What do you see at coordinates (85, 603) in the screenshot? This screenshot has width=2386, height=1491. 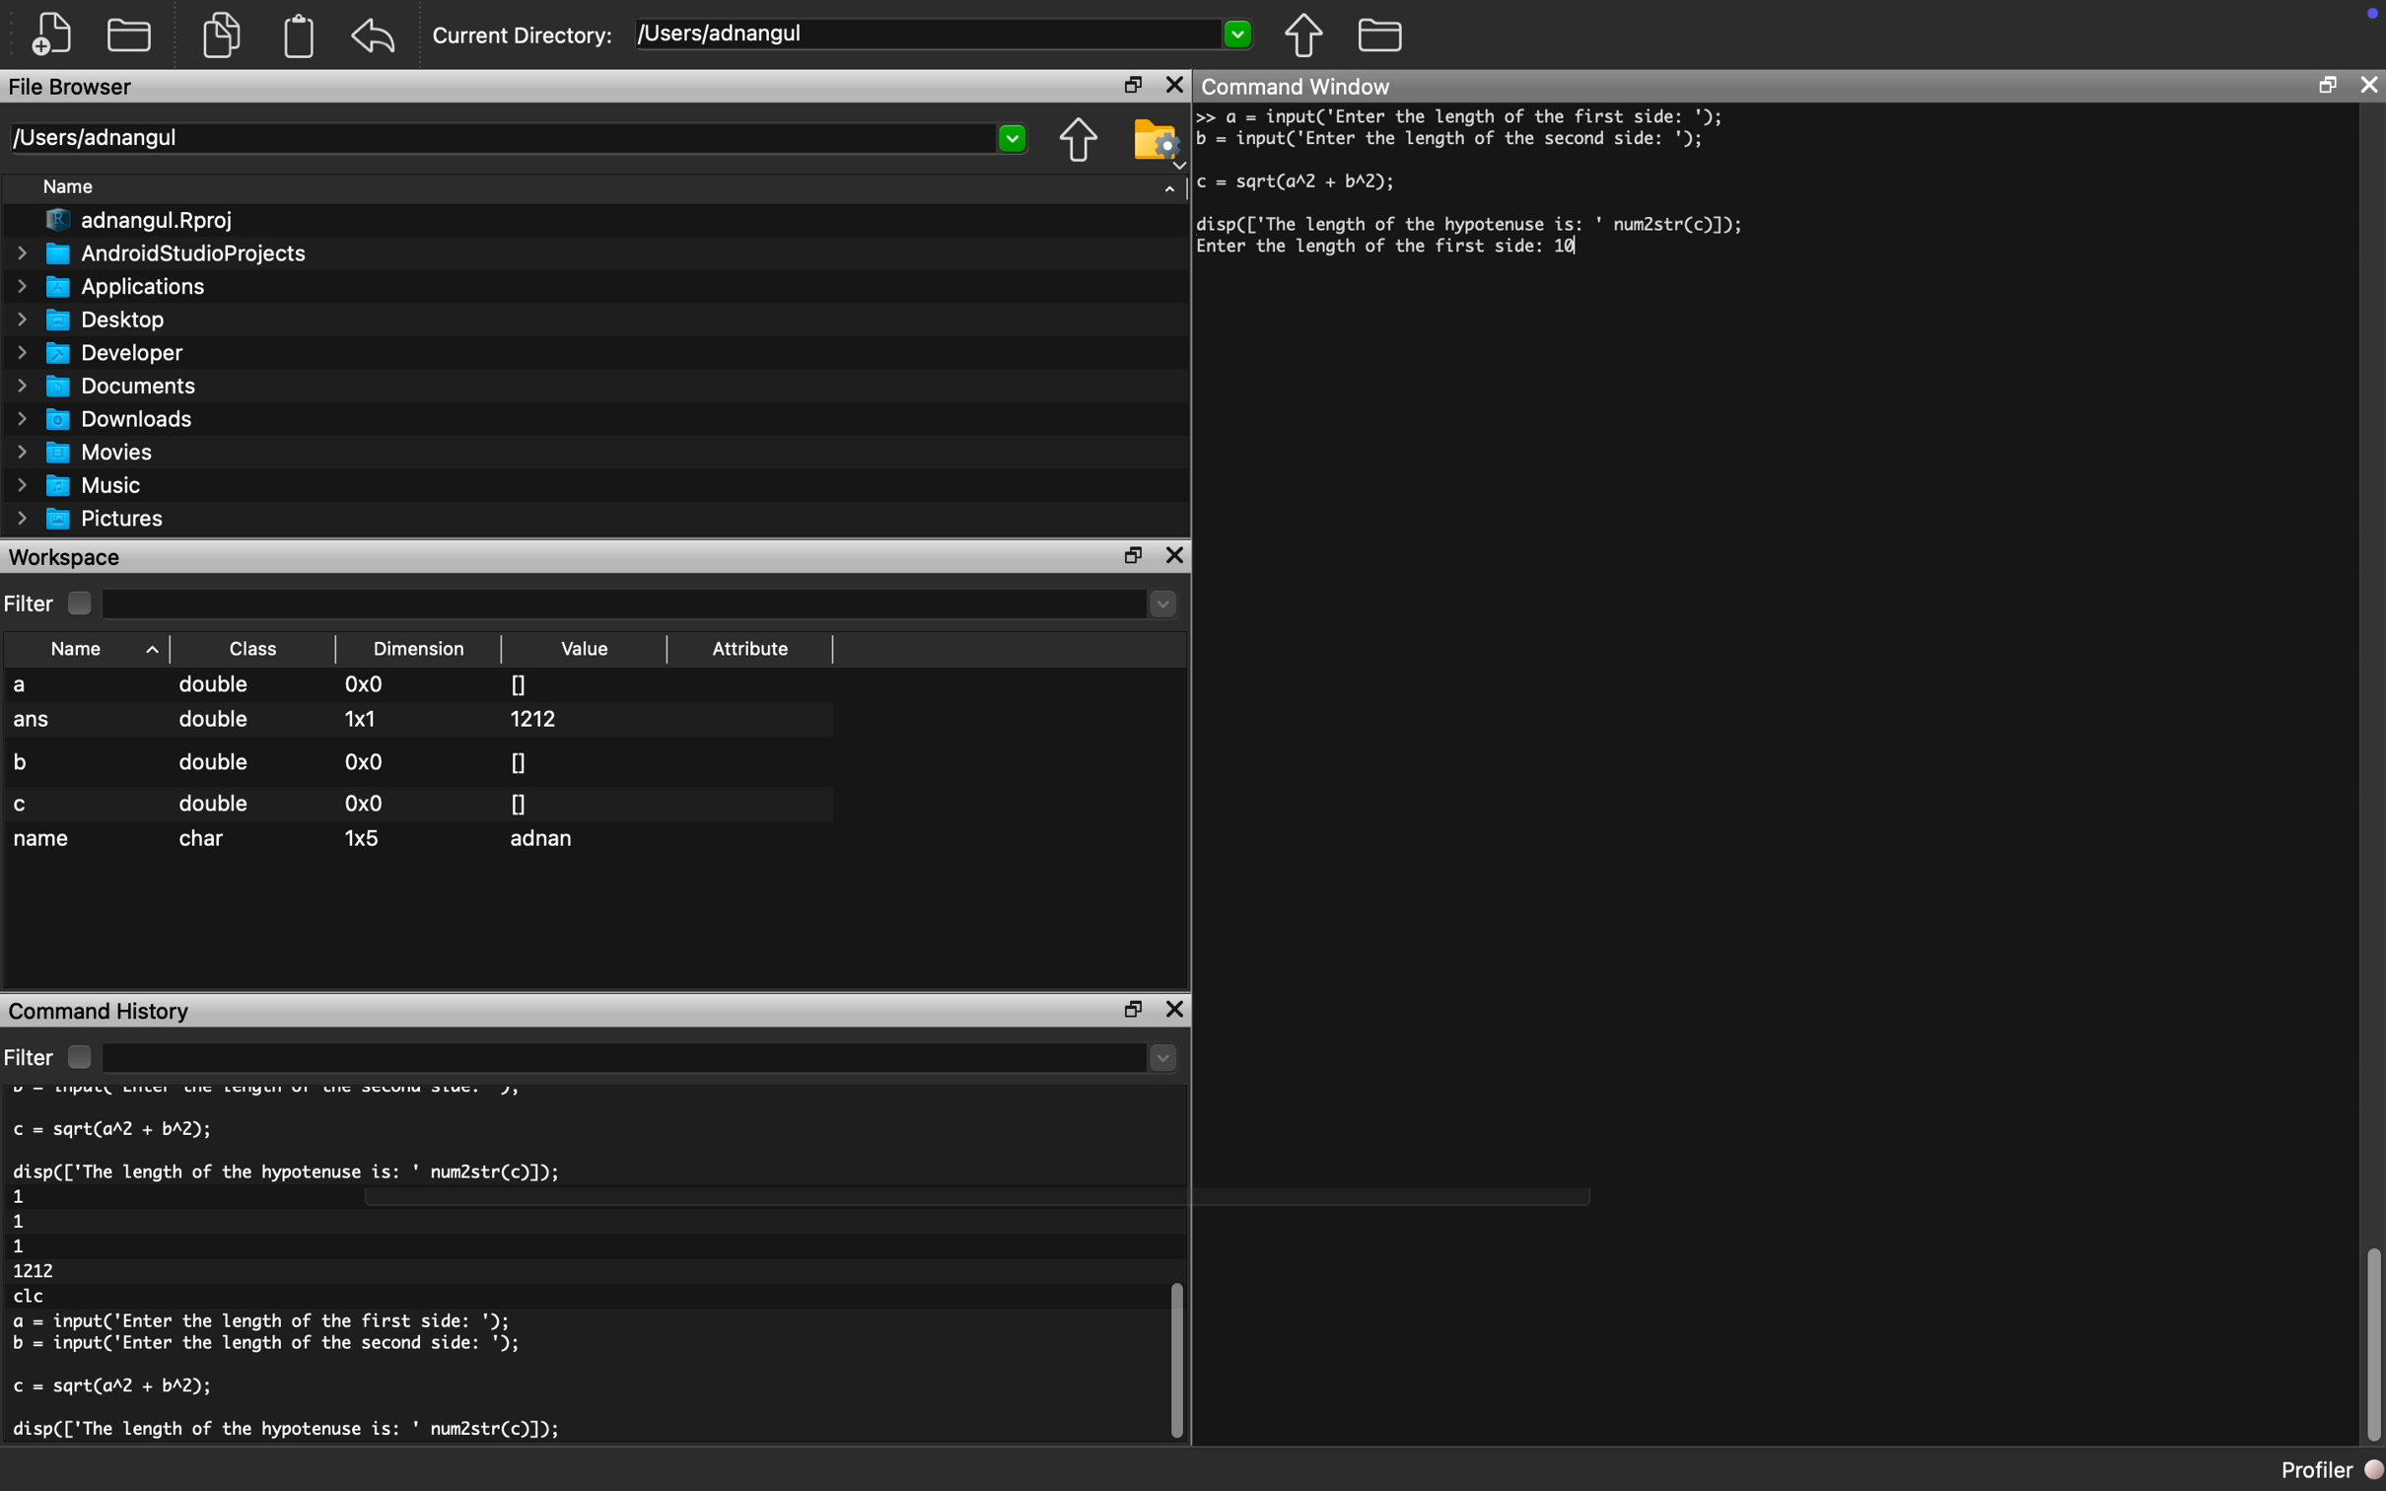 I see `checkbox` at bounding box center [85, 603].